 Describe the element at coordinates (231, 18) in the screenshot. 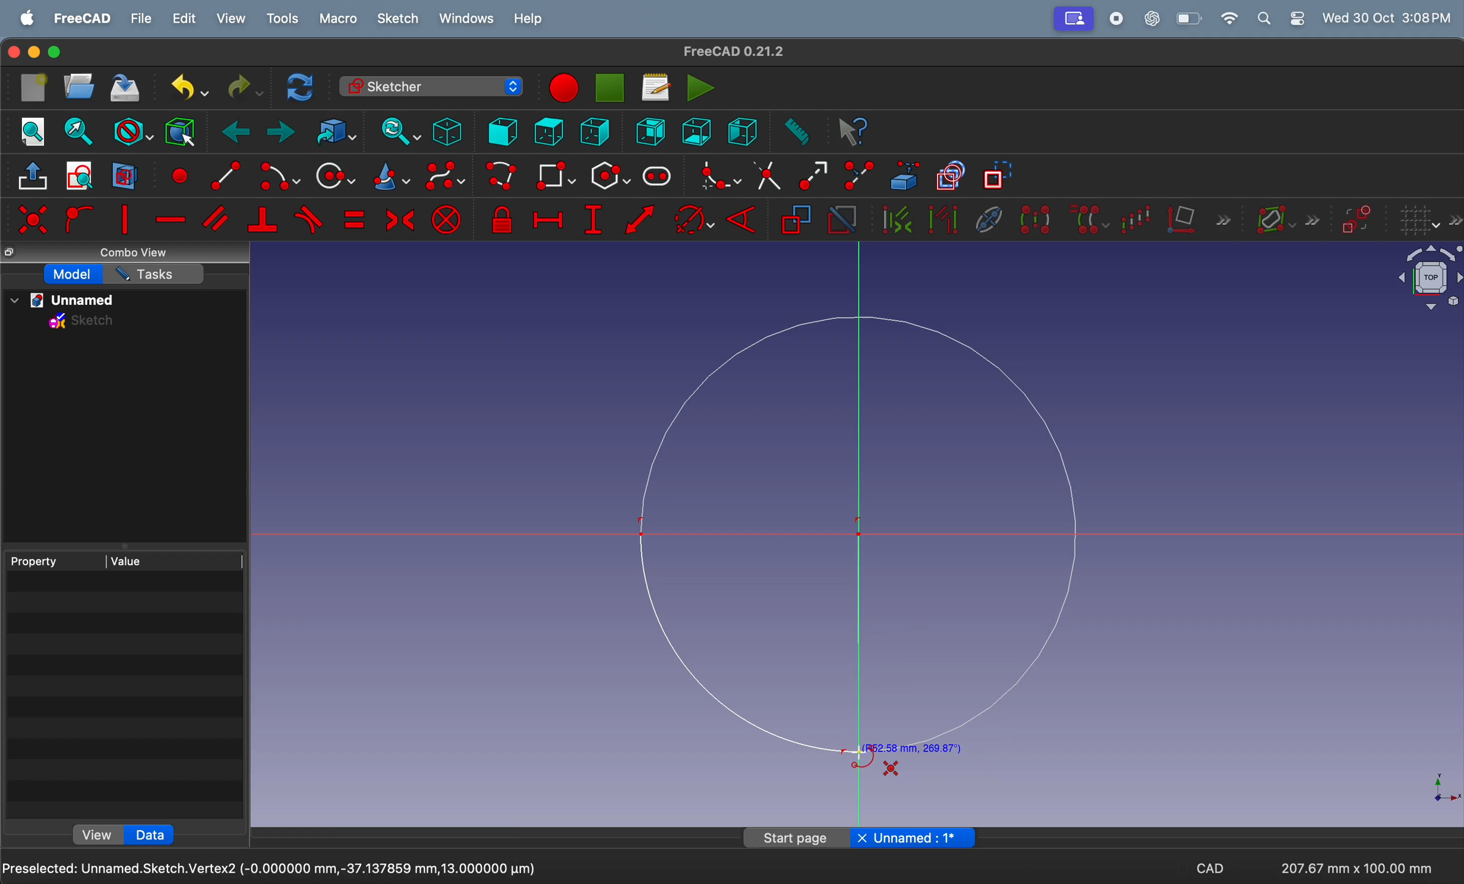

I see `view` at that location.